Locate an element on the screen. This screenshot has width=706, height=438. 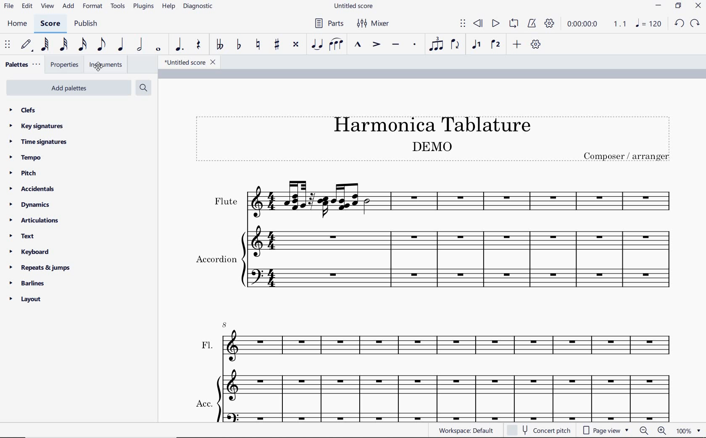
articulations is located at coordinates (34, 222).